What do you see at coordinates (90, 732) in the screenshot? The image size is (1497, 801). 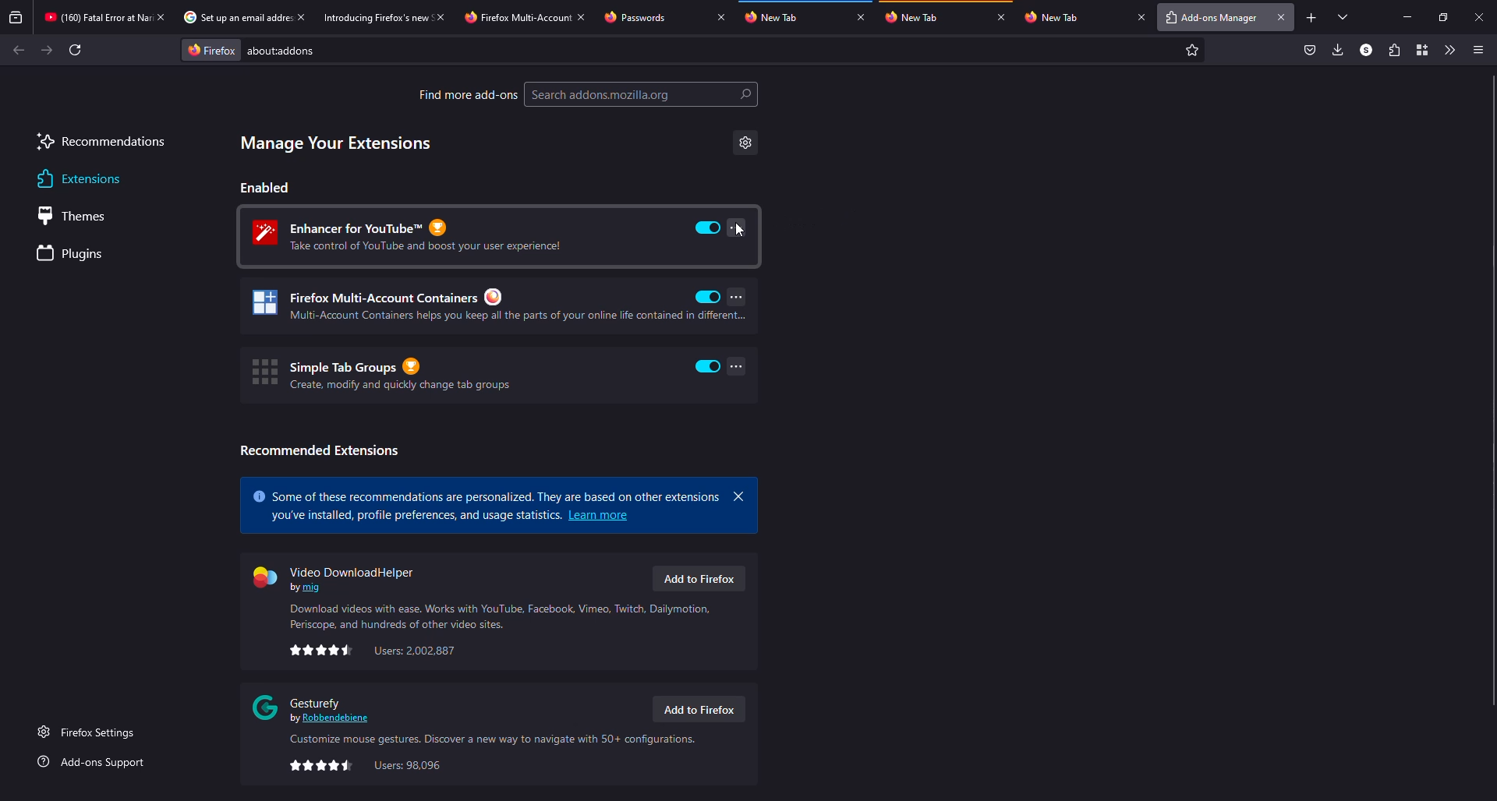 I see `firefox settings` at bounding box center [90, 732].